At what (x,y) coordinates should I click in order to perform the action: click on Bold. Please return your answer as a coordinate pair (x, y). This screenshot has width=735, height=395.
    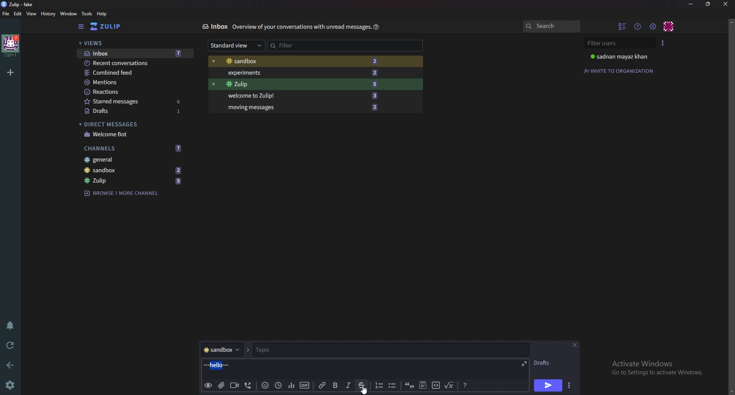
    Looking at the image, I should click on (334, 386).